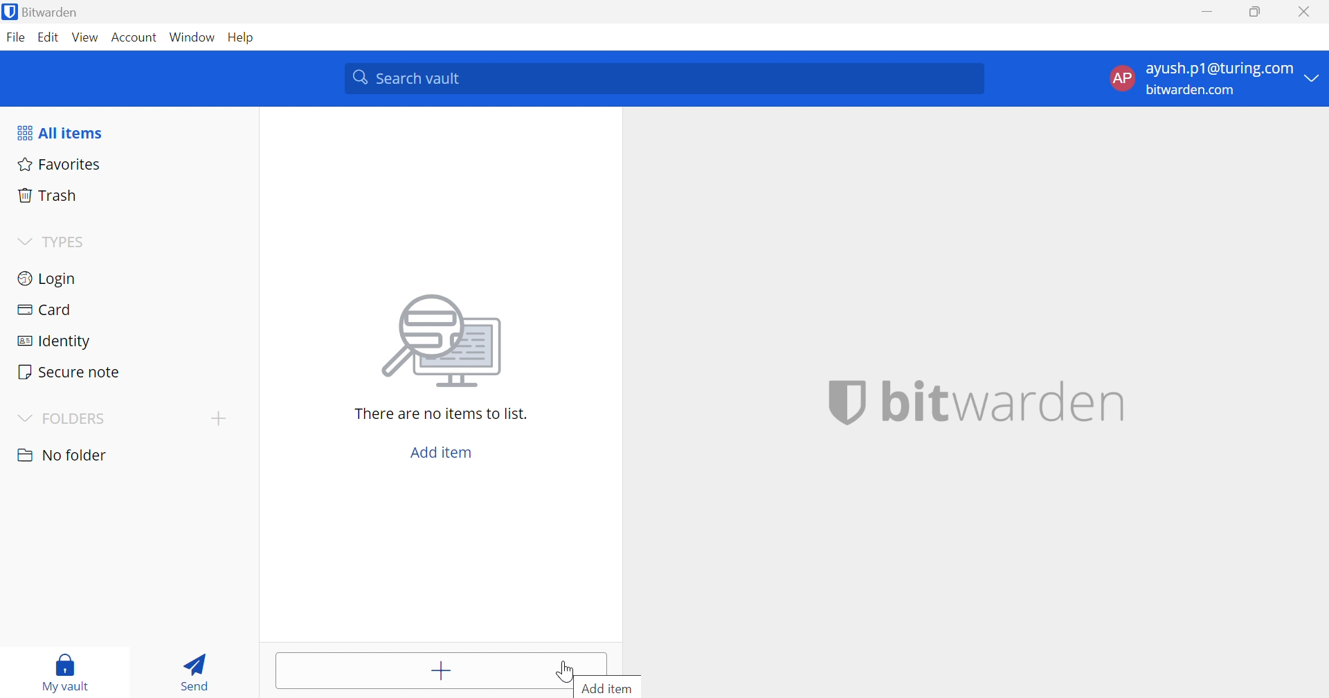 Image resolution: width=1329 pixels, height=698 pixels. What do you see at coordinates (136, 35) in the screenshot?
I see `Account` at bounding box center [136, 35].